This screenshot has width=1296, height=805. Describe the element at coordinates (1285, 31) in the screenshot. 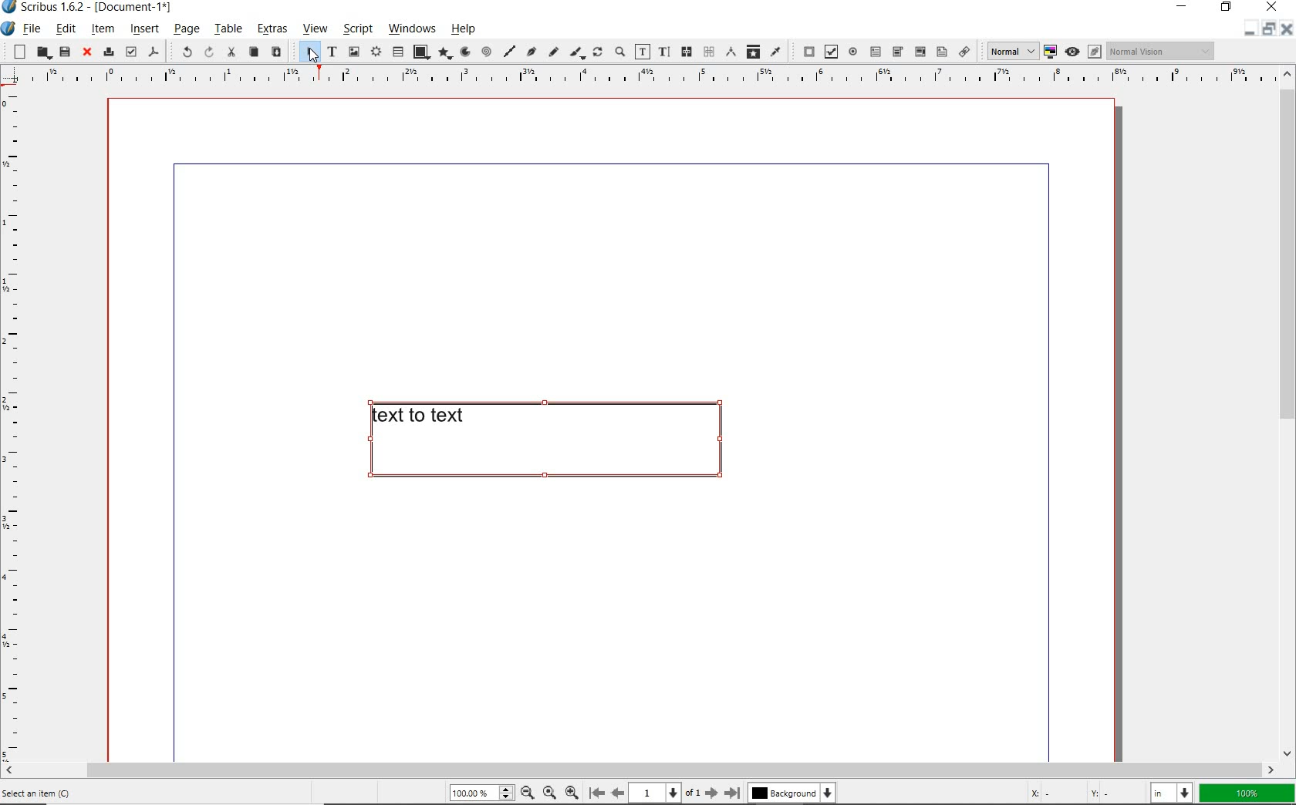

I see `Close` at that location.